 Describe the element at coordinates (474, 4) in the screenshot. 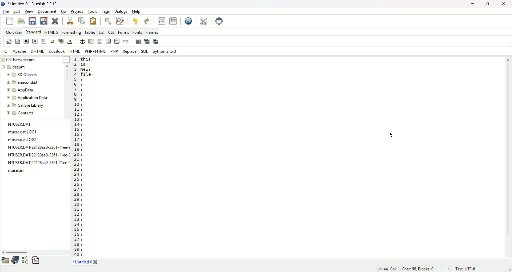

I see `minimize` at that location.